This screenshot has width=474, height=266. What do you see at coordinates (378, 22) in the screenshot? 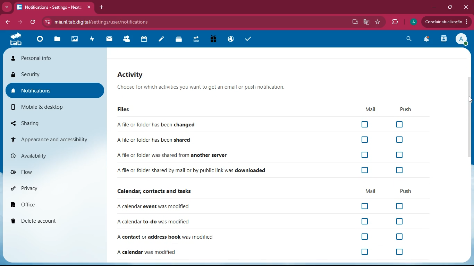
I see `favourite` at bounding box center [378, 22].